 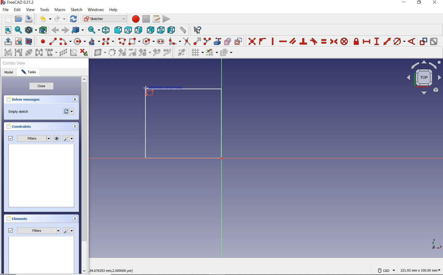 What do you see at coordinates (174, 41) in the screenshot?
I see `create fillet` at bounding box center [174, 41].